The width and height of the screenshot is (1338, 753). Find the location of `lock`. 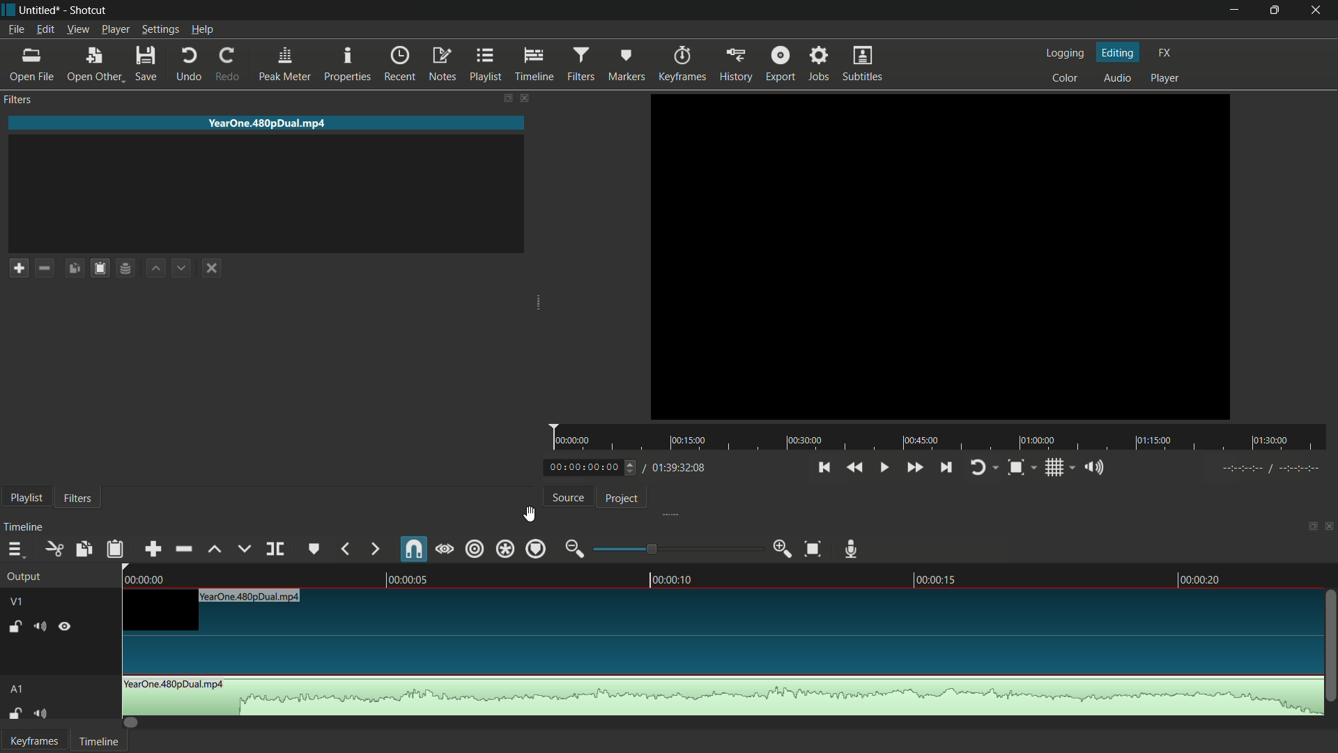

lock is located at coordinates (13, 715).